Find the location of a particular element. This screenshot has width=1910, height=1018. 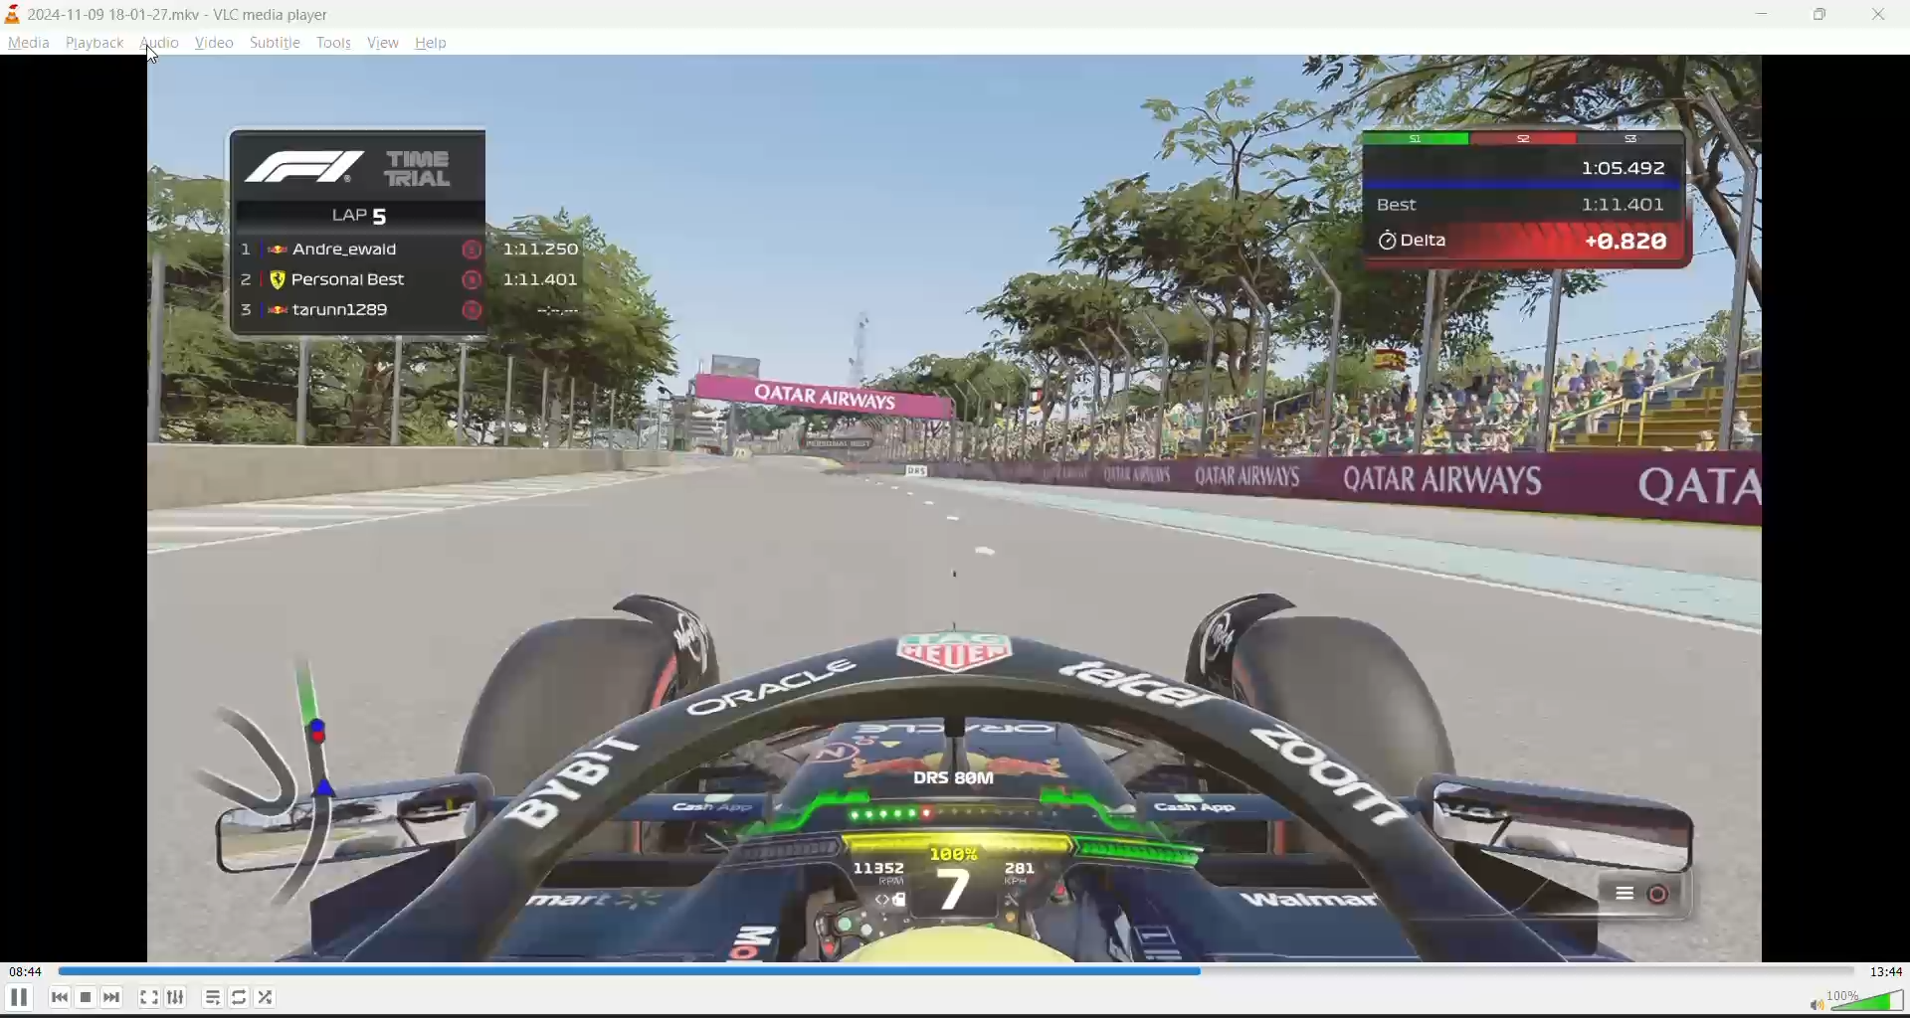

minimize is located at coordinates (1764, 13).